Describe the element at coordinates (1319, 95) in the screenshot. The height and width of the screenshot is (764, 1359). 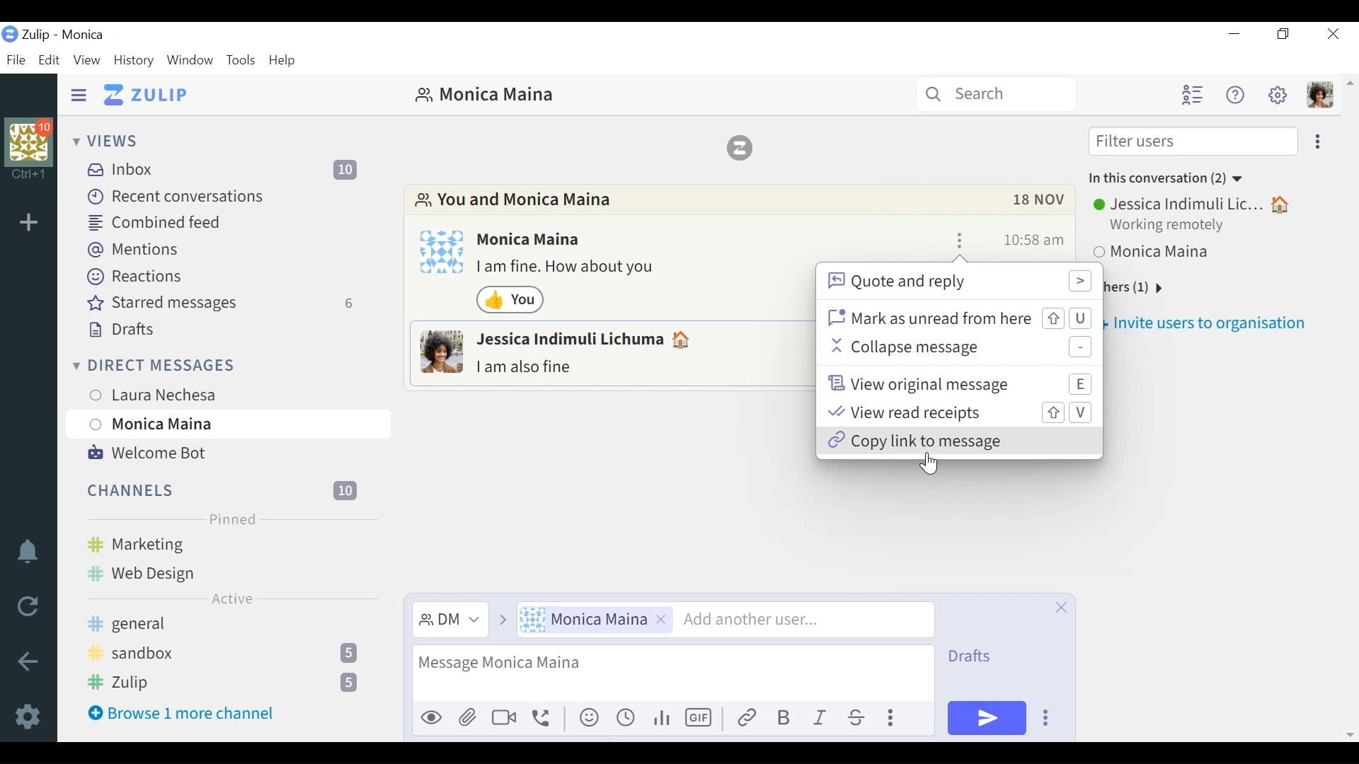
I see `Personal menu` at that location.